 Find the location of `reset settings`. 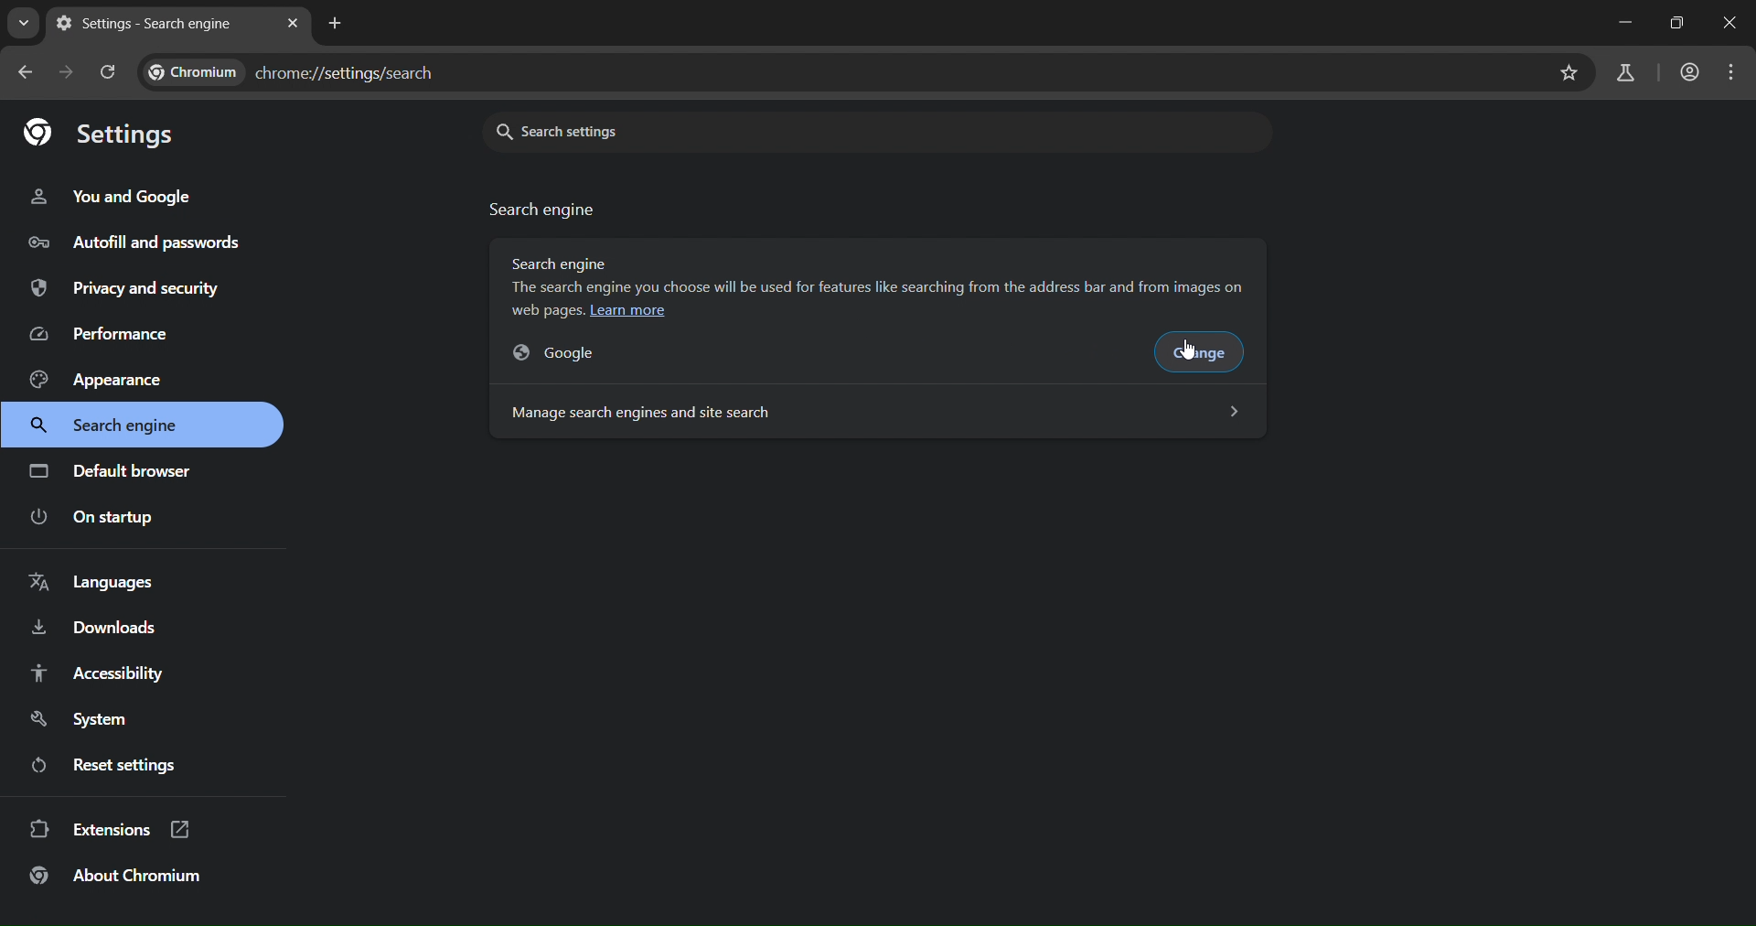

reset settings is located at coordinates (110, 764).